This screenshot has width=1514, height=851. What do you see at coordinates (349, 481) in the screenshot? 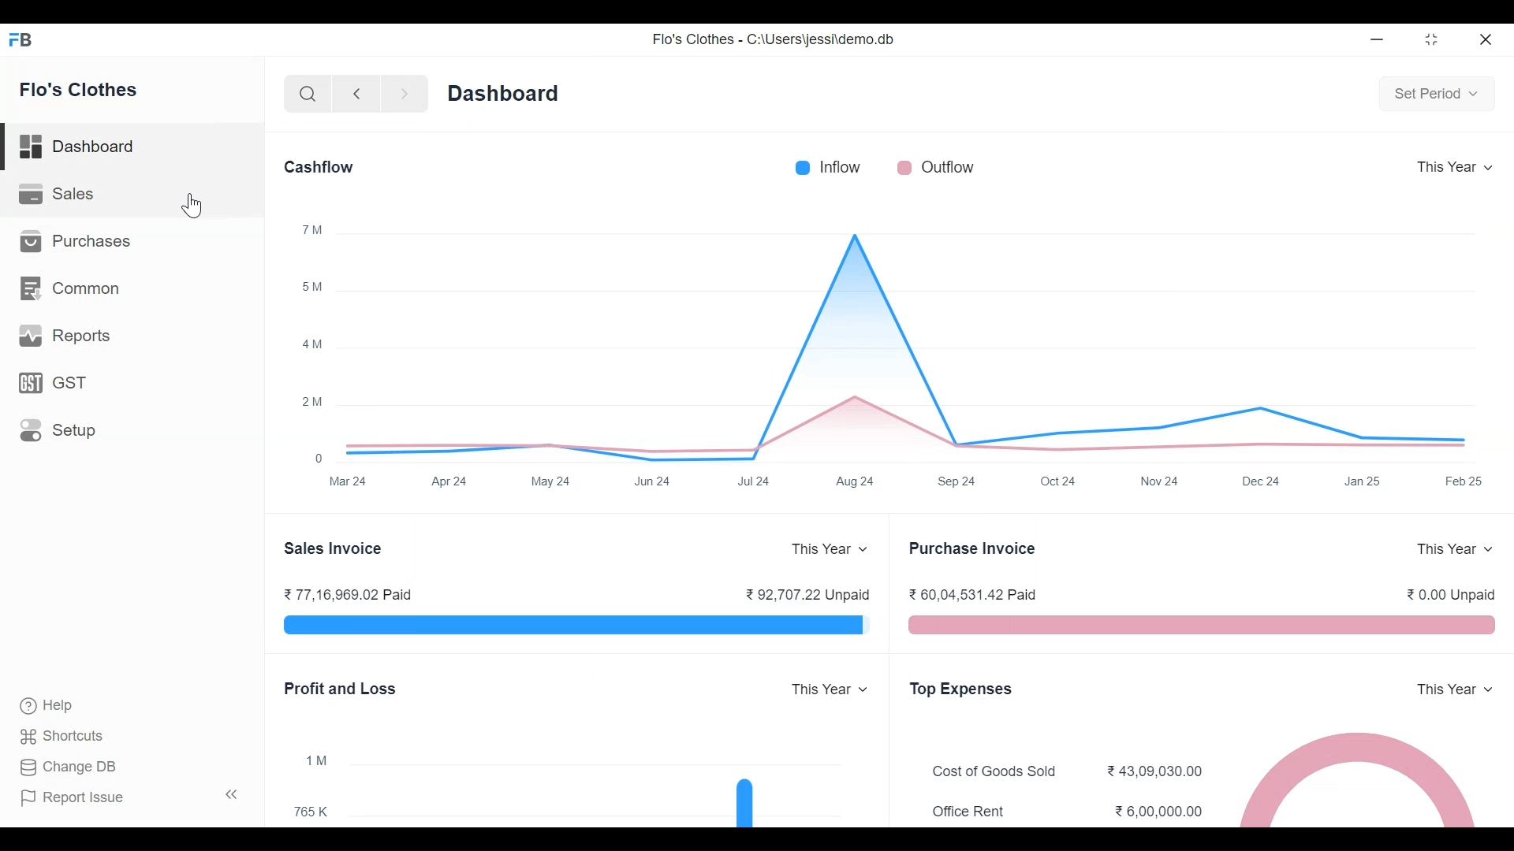
I see `Mar 24` at bounding box center [349, 481].